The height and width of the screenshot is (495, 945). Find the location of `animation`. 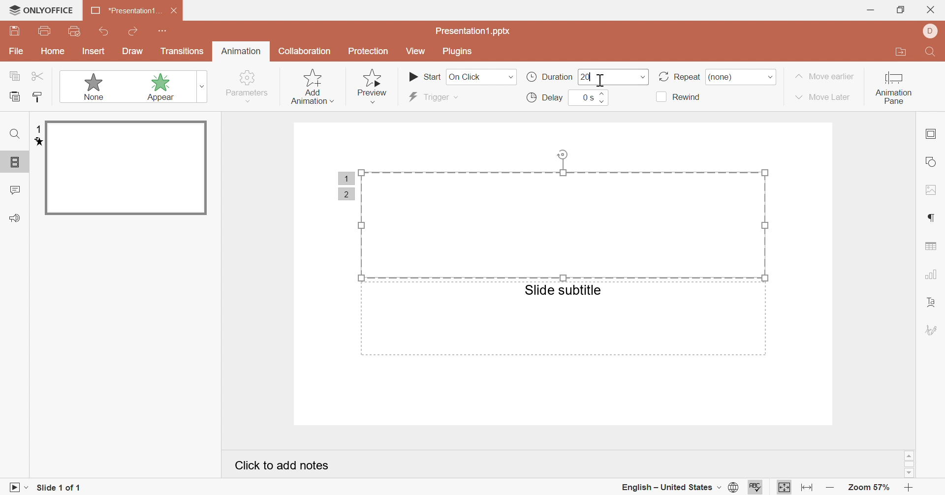

animation is located at coordinates (35, 142).